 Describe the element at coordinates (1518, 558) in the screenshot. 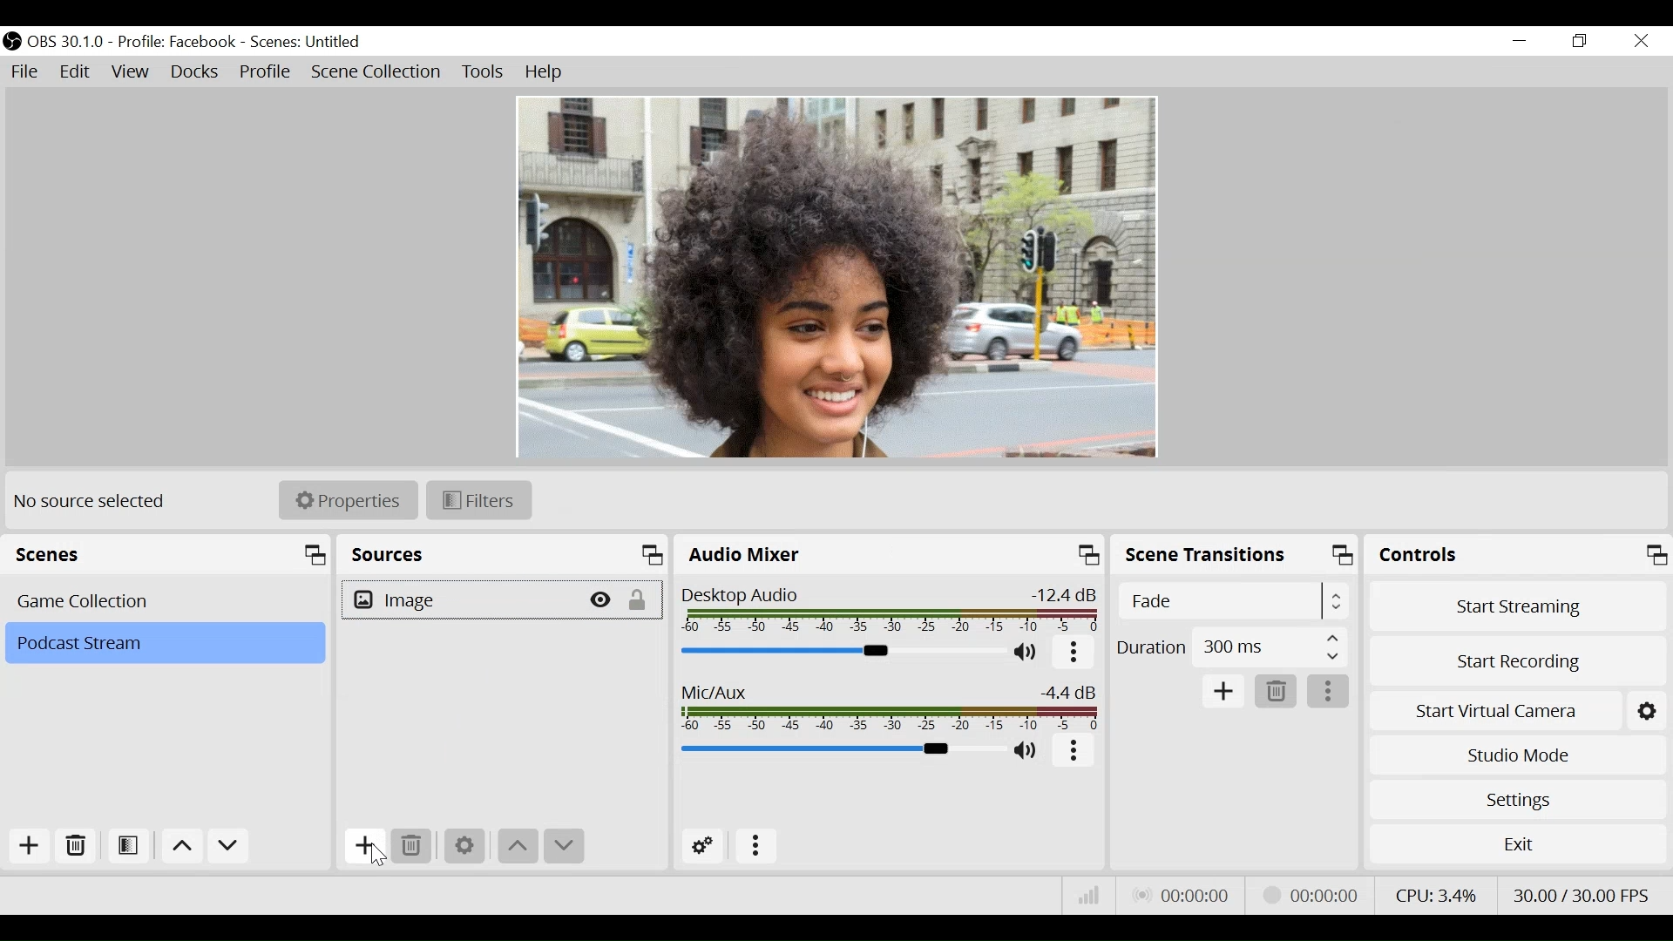

I see `Controls` at that location.